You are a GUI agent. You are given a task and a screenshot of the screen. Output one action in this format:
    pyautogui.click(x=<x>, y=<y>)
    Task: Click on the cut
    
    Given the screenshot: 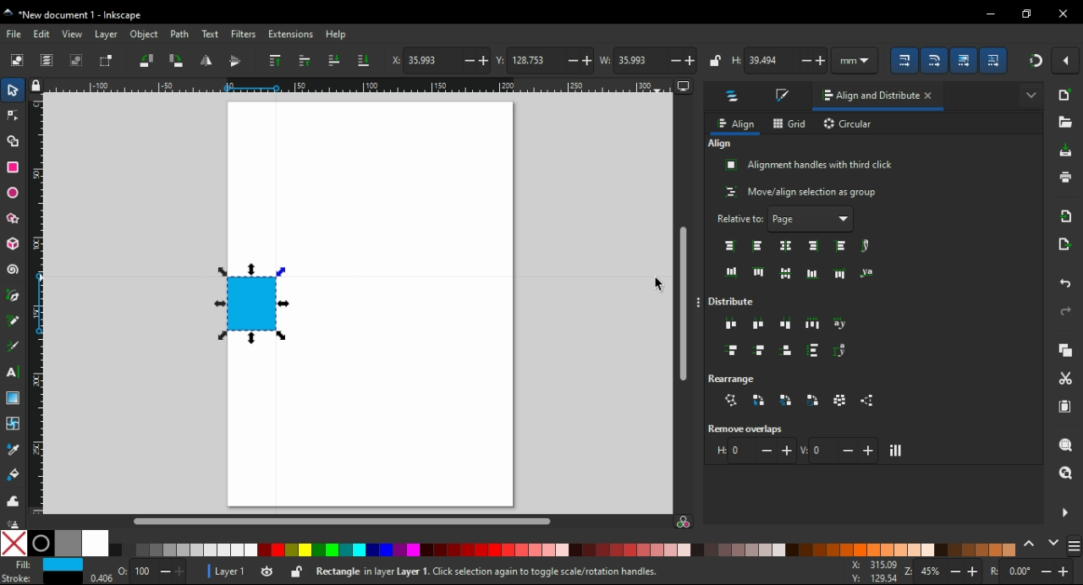 What is the action you would take?
    pyautogui.click(x=1065, y=377)
    